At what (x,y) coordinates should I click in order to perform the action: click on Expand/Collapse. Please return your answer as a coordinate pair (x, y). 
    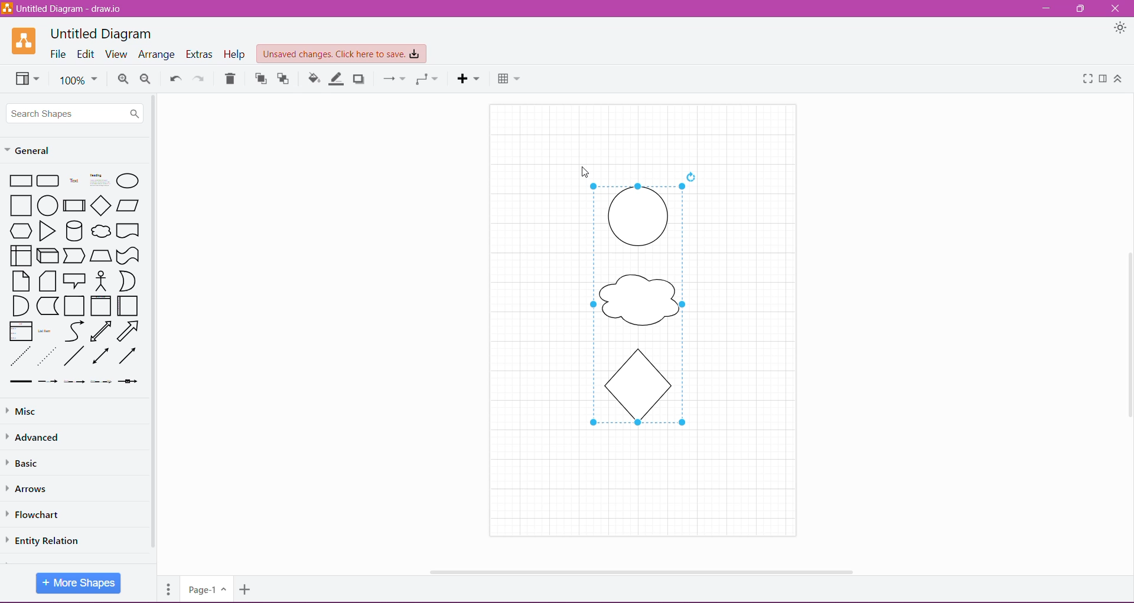
    Looking at the image, I should click on (1118, 79).